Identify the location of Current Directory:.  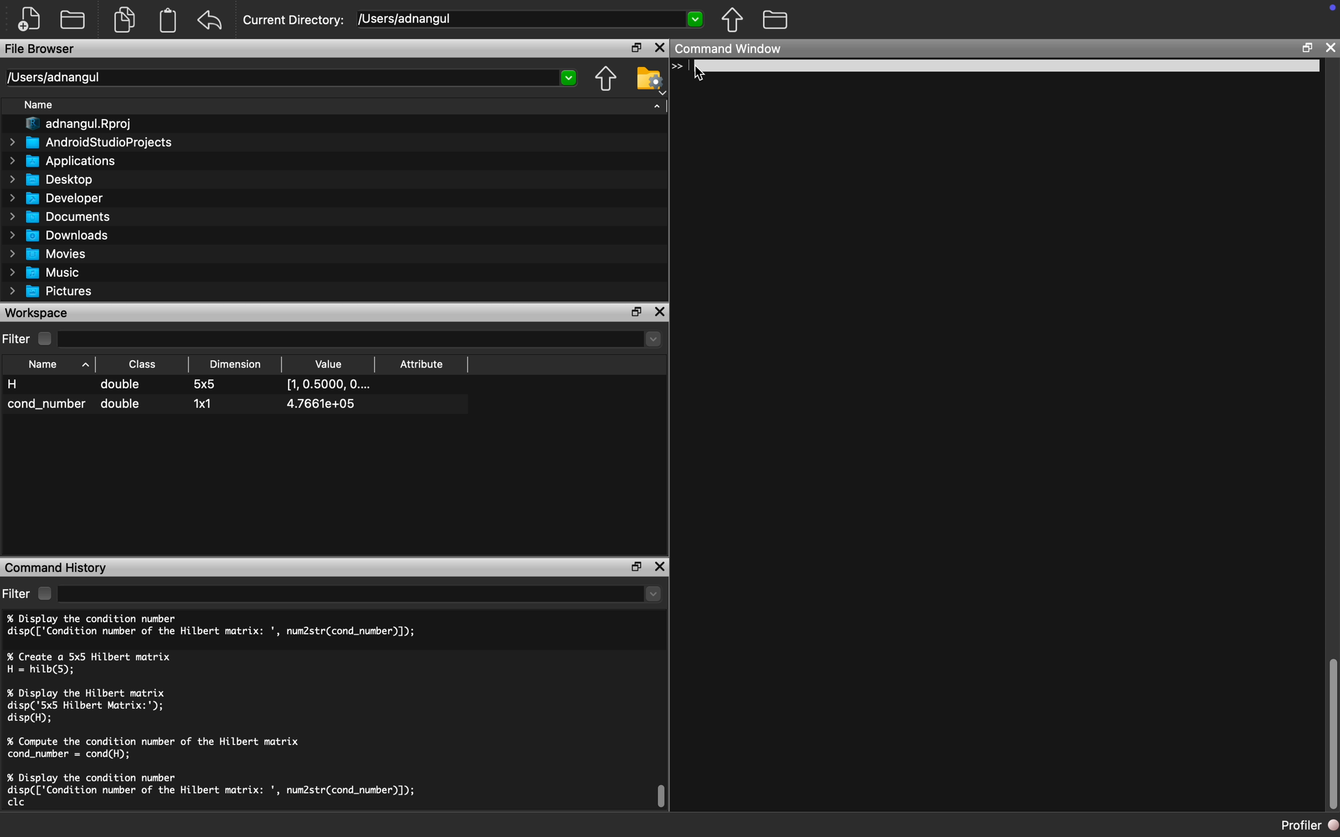
(293, 22).